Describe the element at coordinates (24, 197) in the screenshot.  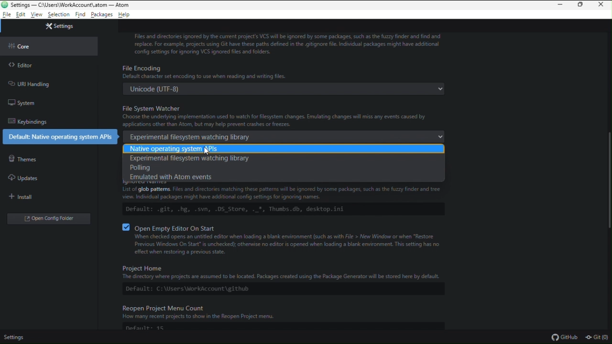
I see `install` at that location.